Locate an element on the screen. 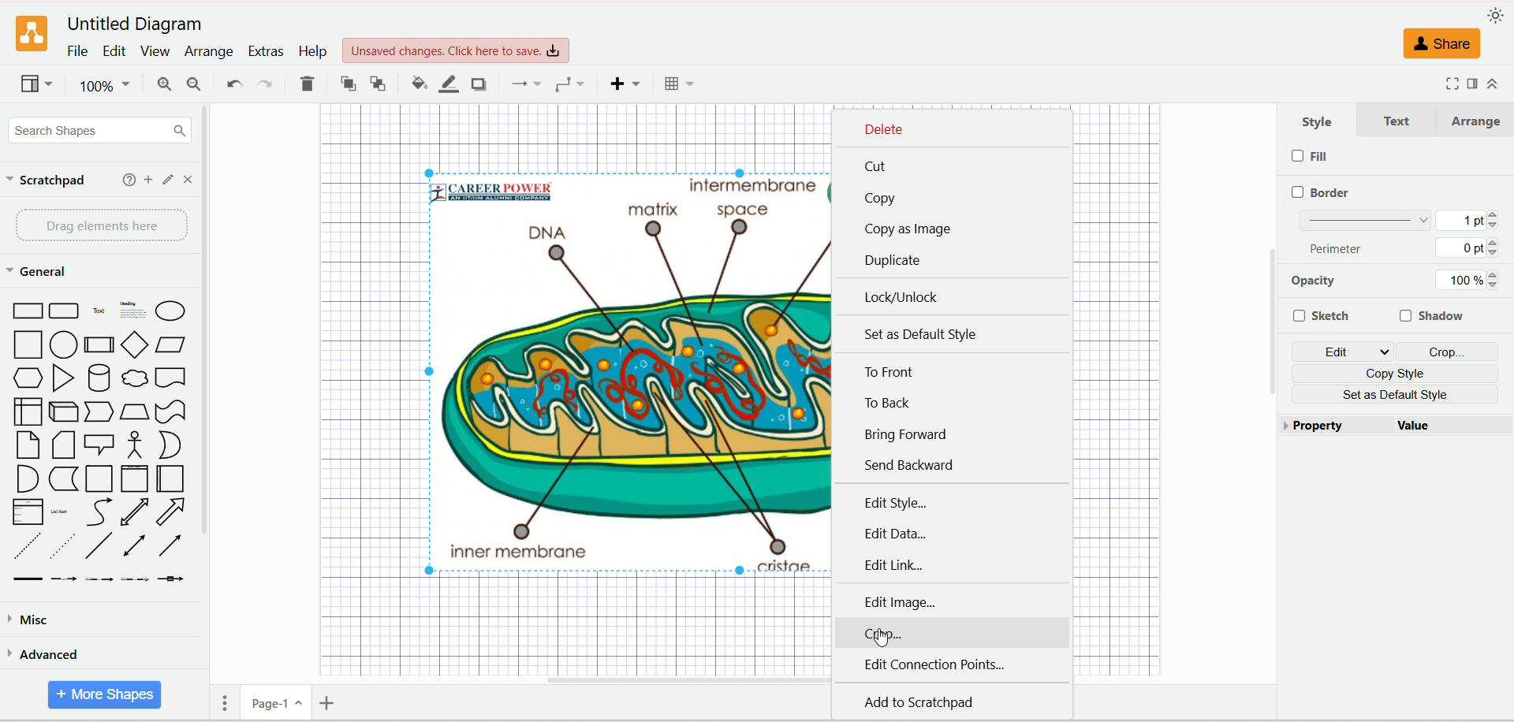 This screenshot has width=1514, height=722. Internal Document is located at coordinates (28, 412).